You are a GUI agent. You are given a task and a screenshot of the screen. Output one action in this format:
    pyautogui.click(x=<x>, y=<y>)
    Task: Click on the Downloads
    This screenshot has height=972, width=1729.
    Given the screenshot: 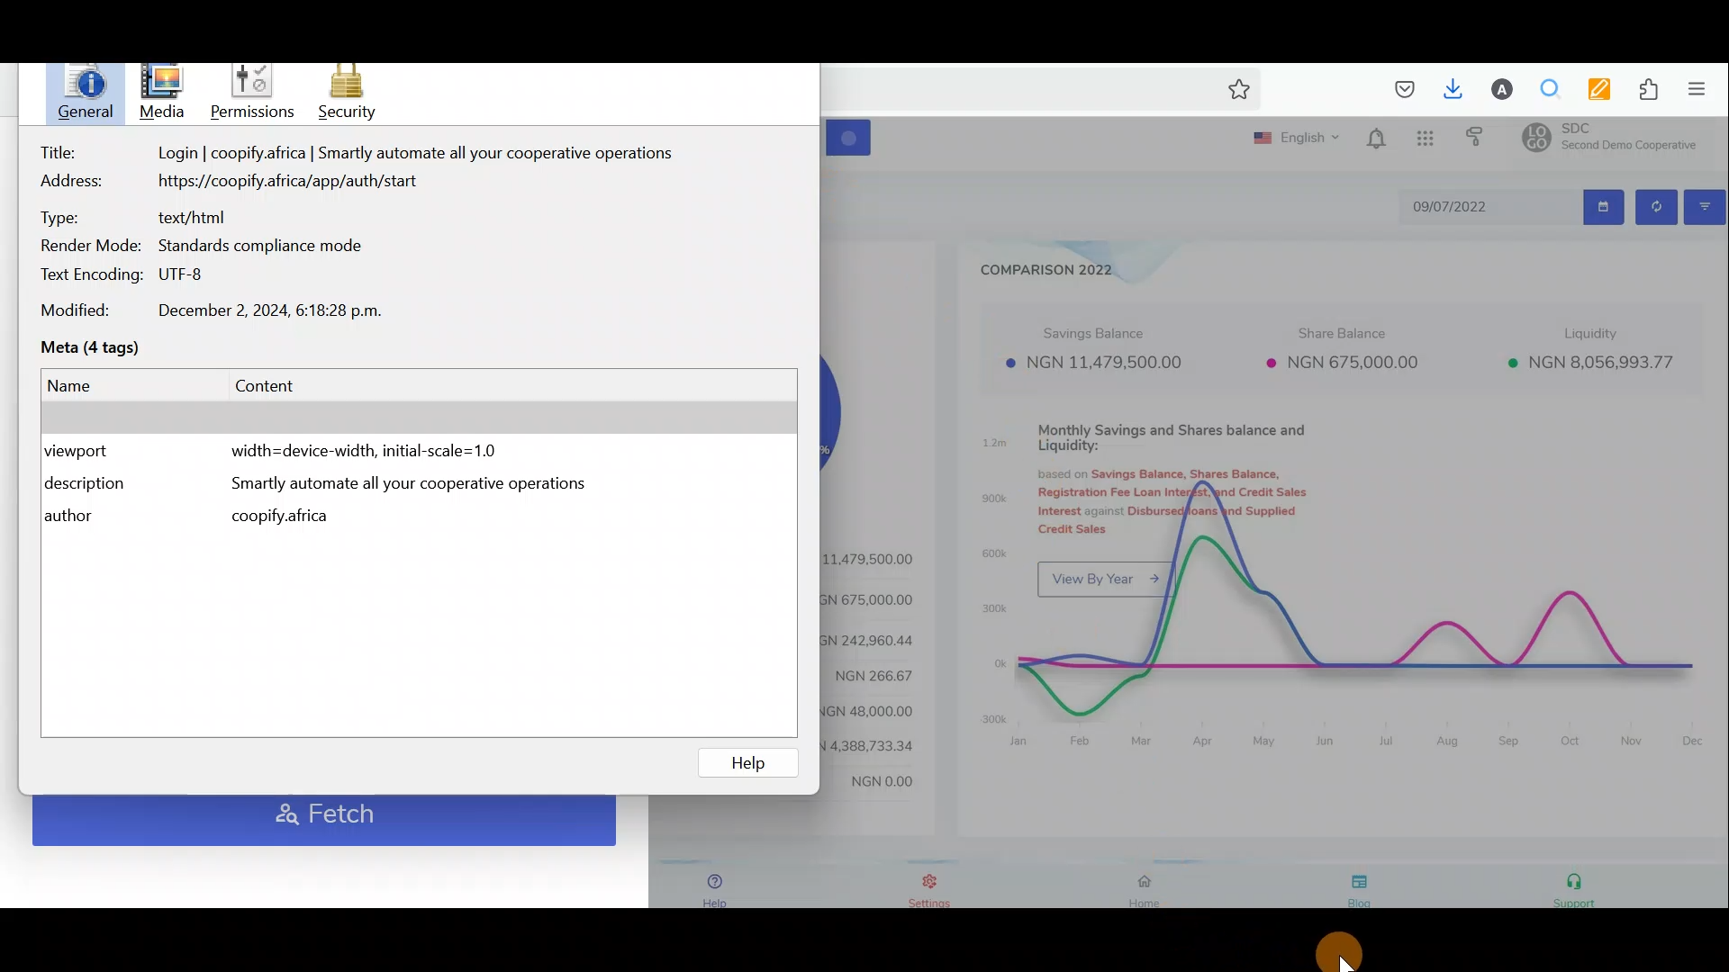 What is the action you would take?
    pyautogui.click(x=1449, y=87)
    